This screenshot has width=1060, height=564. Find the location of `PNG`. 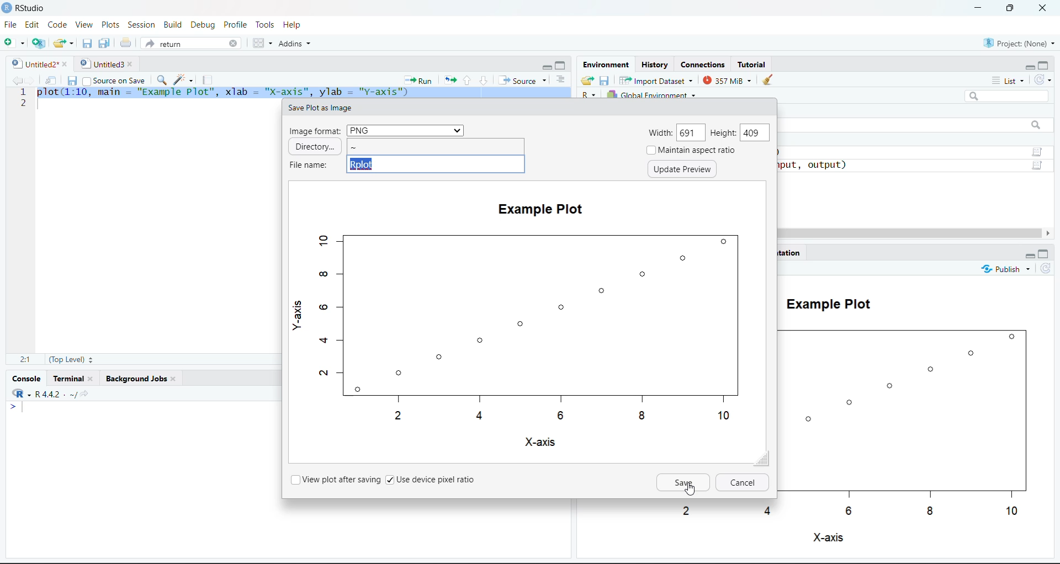

PNG is located at coordinates (405, 130).